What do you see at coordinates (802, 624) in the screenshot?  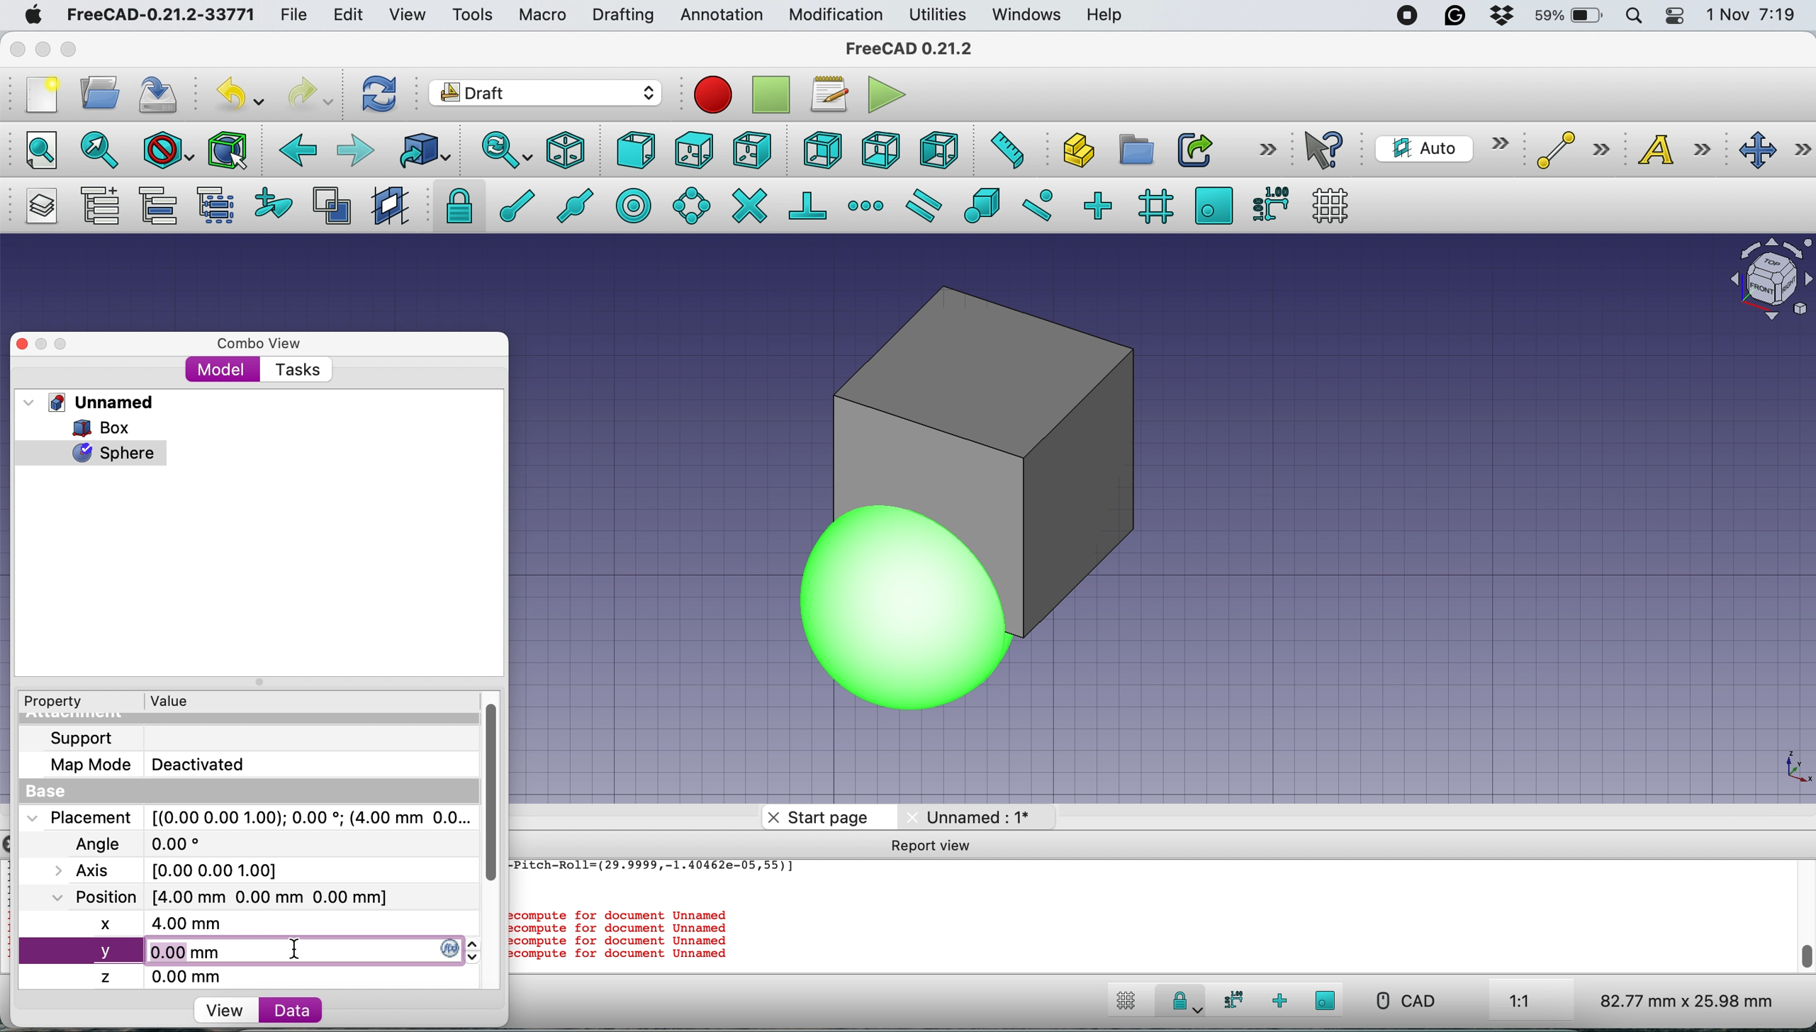 I see `sphere` at bounding box center [802, 624].